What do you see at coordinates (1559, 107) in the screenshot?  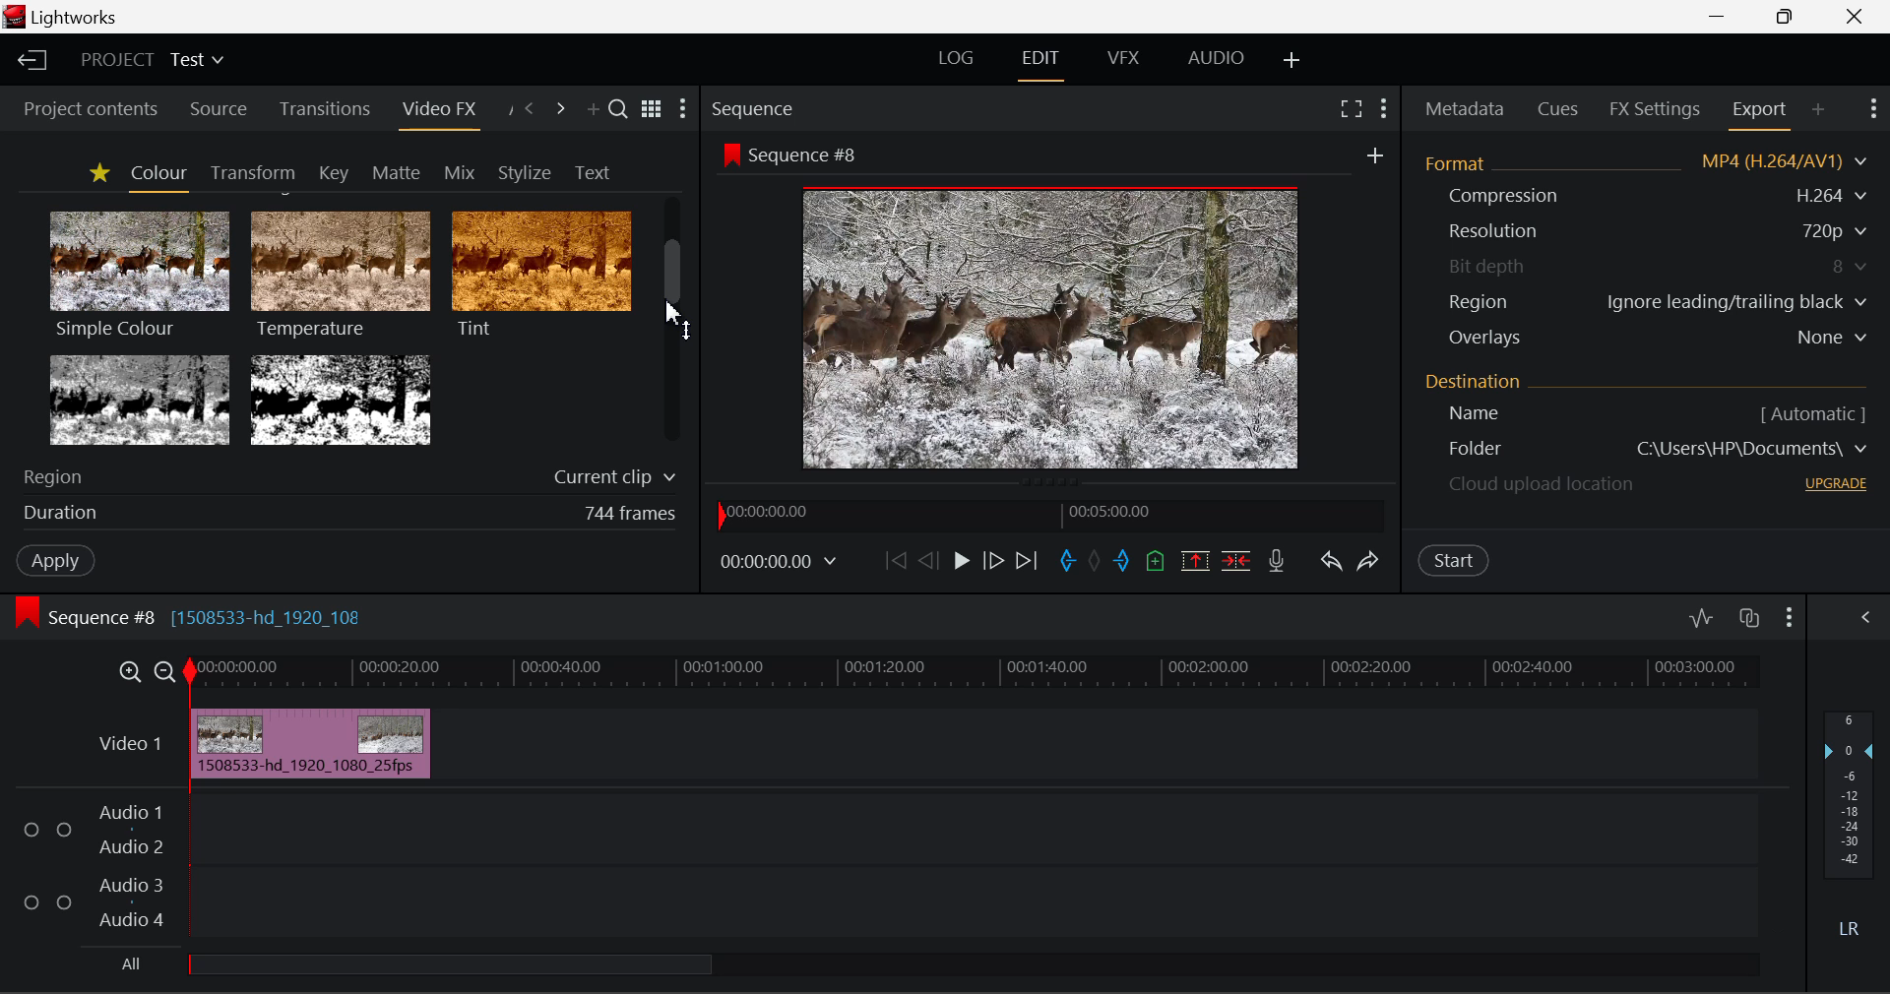 I see `Cues` at bounding box center [1559, 107].